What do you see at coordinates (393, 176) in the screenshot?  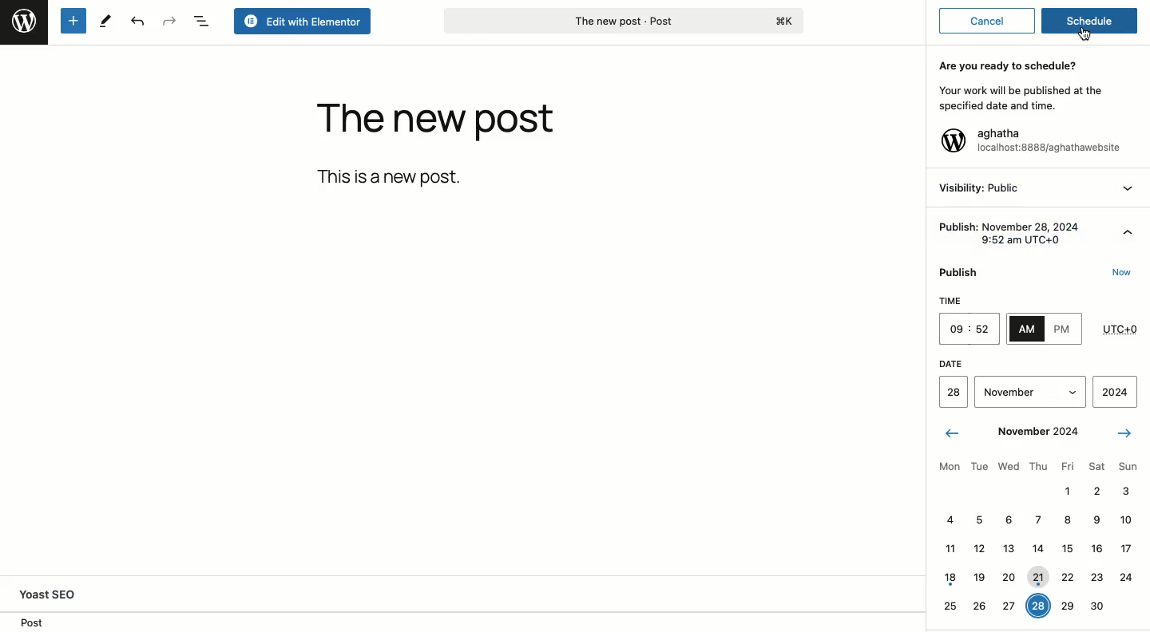 I see `This is a new post.` at bounding box center [393, 176].